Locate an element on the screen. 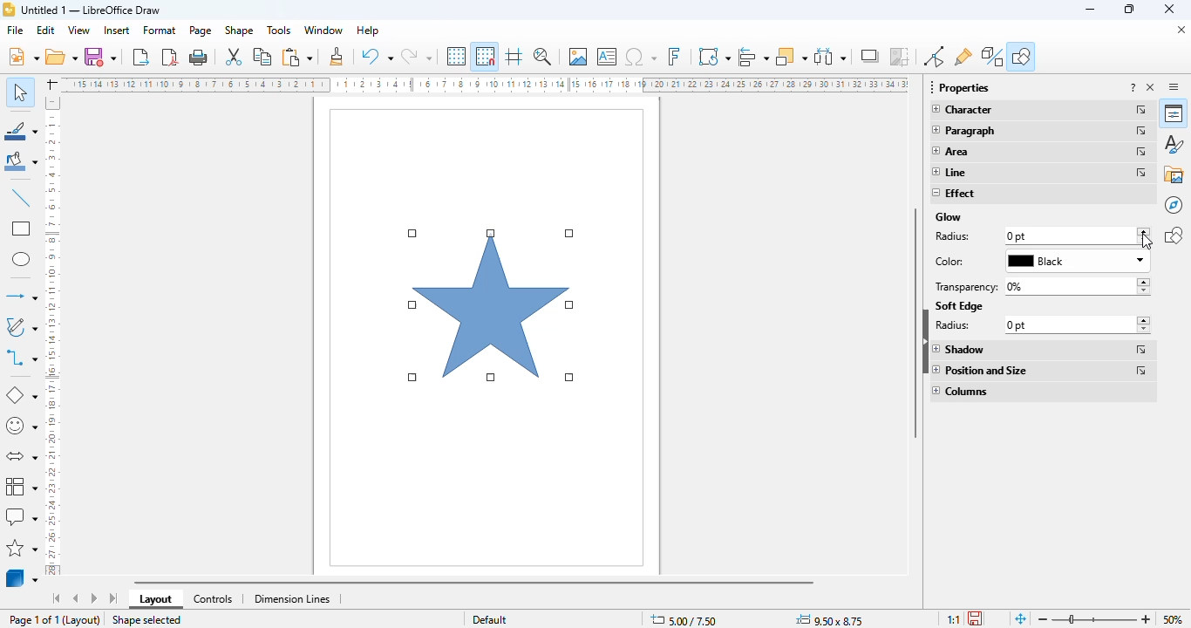  zoom factor is located at coordinates (1172, 618).